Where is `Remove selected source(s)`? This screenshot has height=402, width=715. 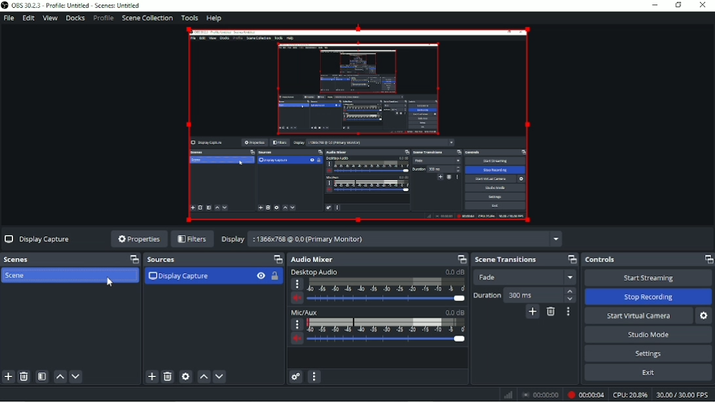
Remove selected source(s) is located at coordinates (168, 377).